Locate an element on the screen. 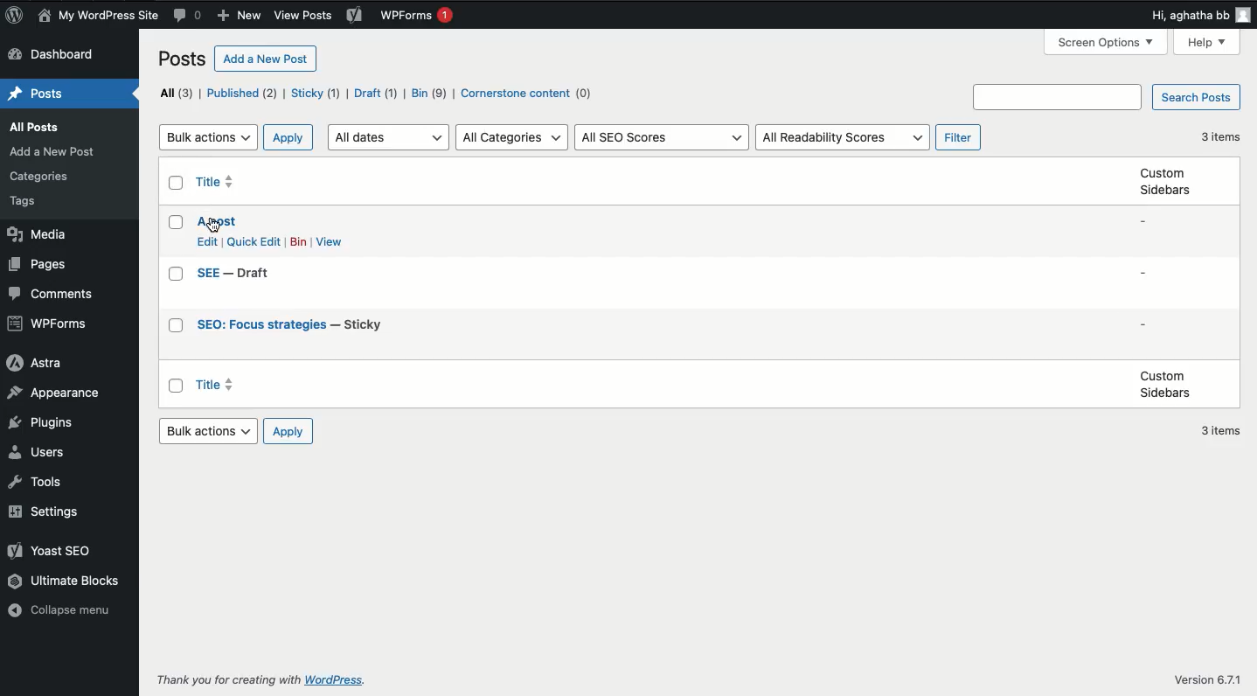  Bulk actions is located at coordinates (212, 432).